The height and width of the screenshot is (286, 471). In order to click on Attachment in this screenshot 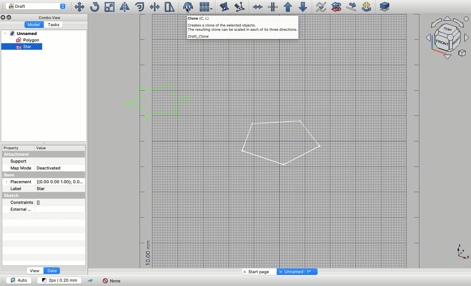, I will do `click(44, 154)`.